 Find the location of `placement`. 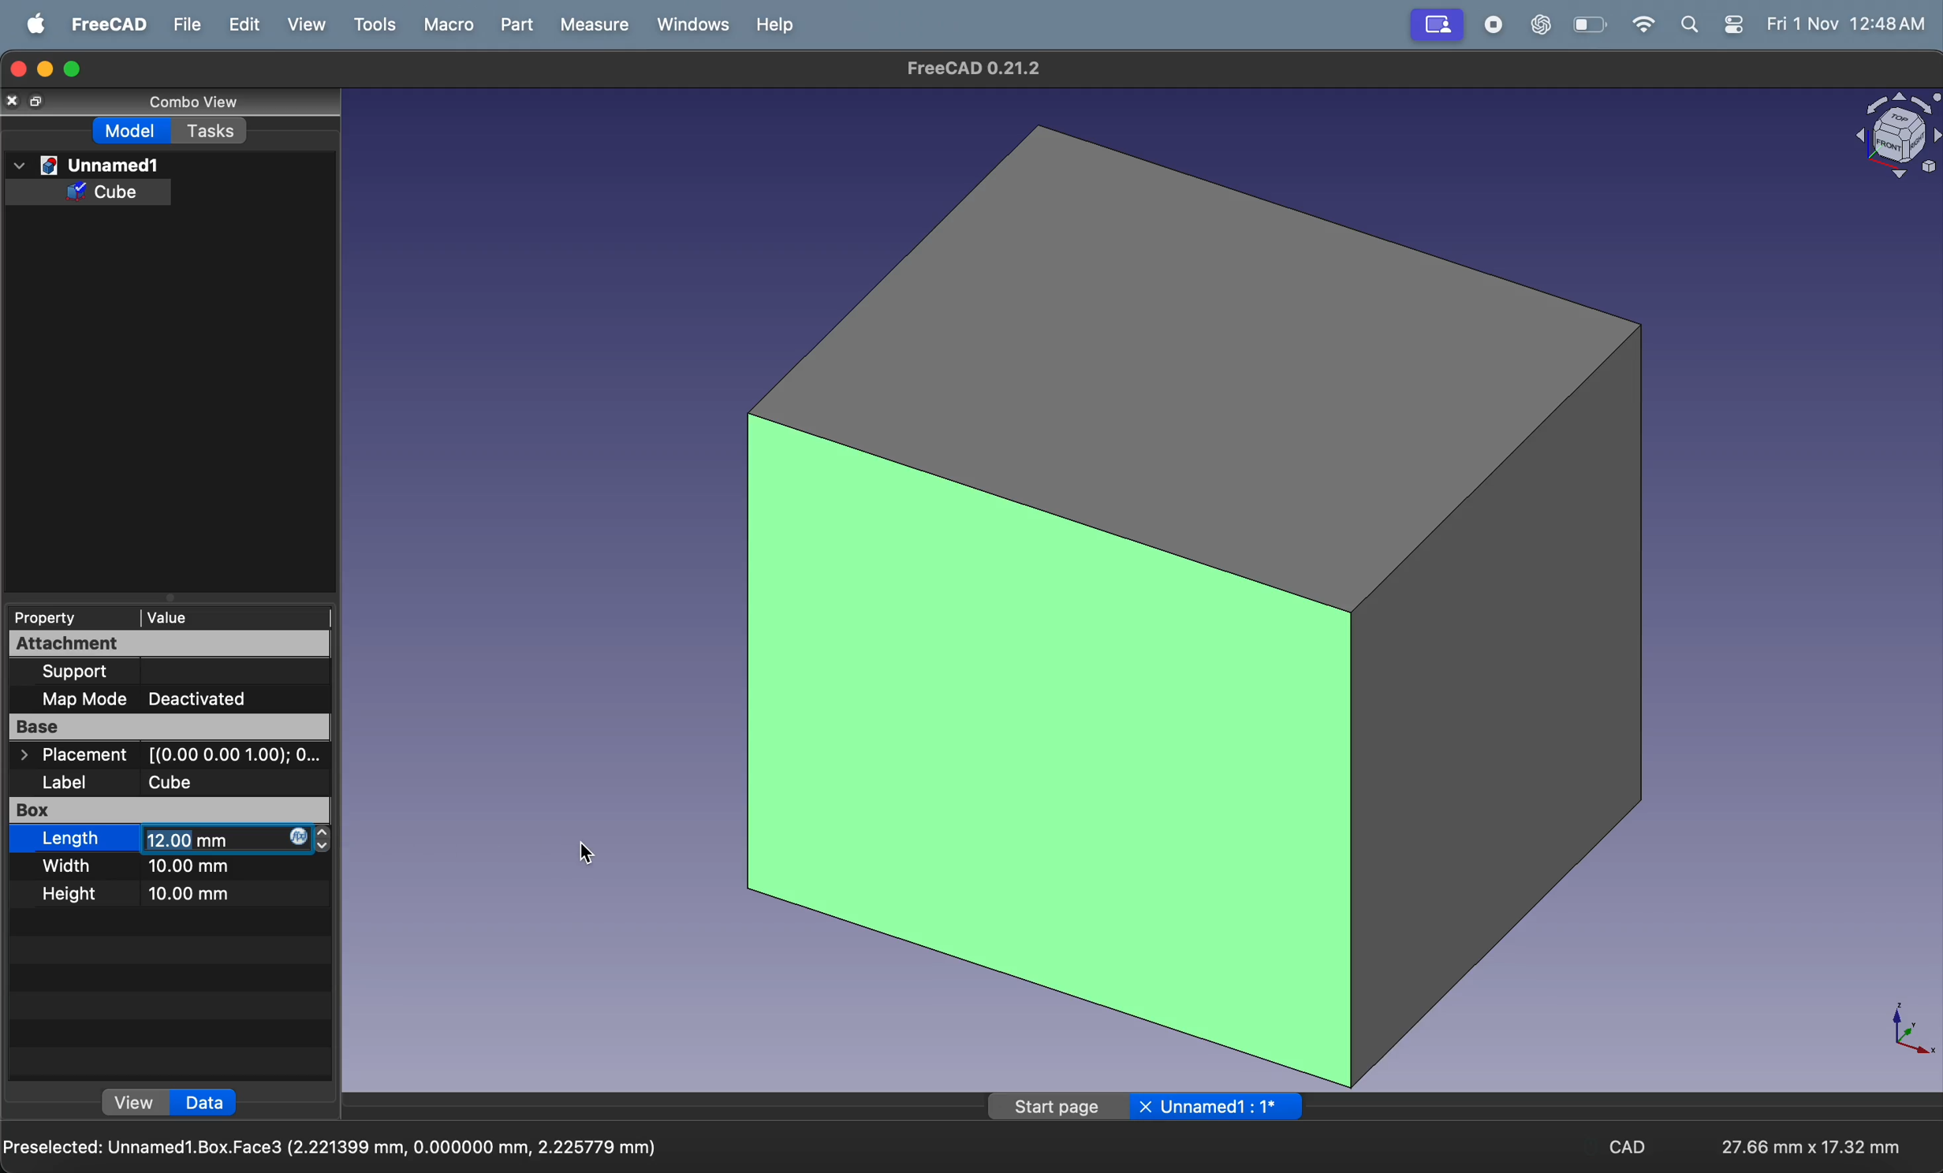

placement is located at coordinates (173, 755).